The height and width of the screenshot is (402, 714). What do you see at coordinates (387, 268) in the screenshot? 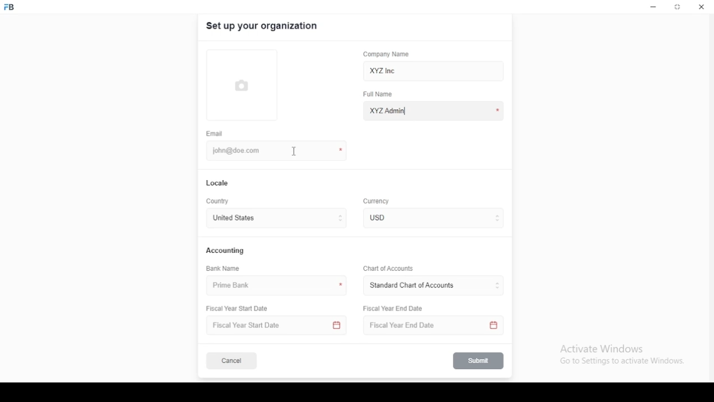
I see `Chart of Accounts` at bounding box center [387, 268].